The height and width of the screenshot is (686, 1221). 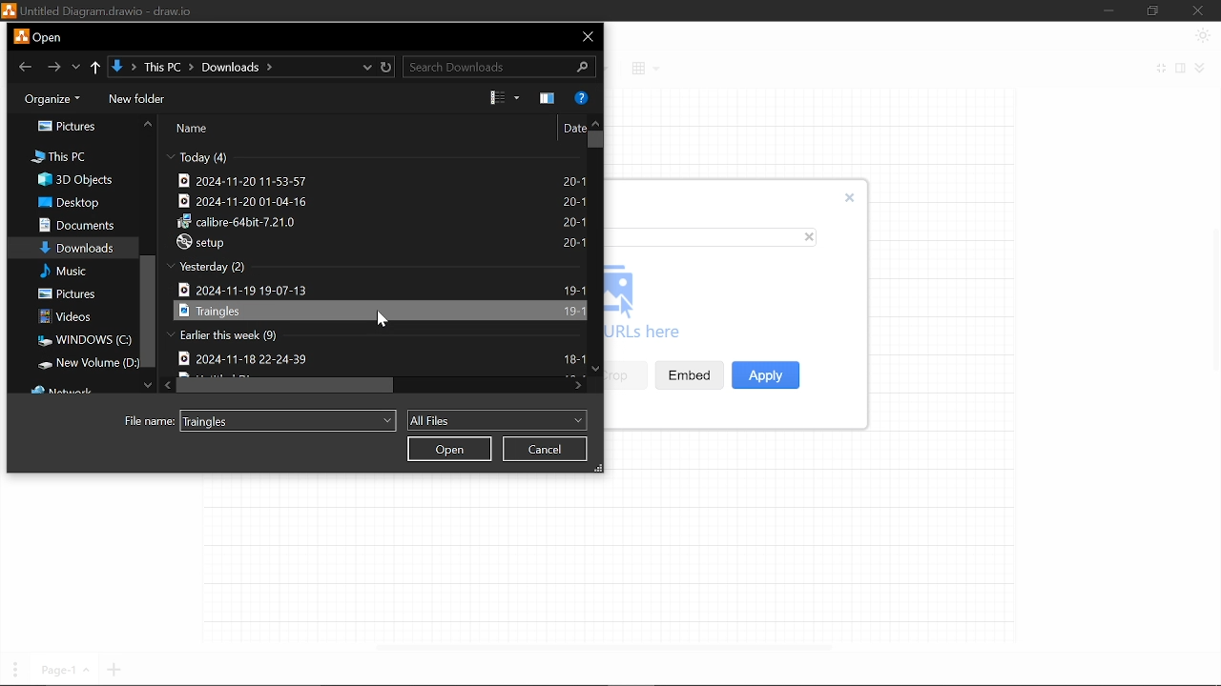 I want to click on Move right in files in "Downloads", so click(x=576, y=385).